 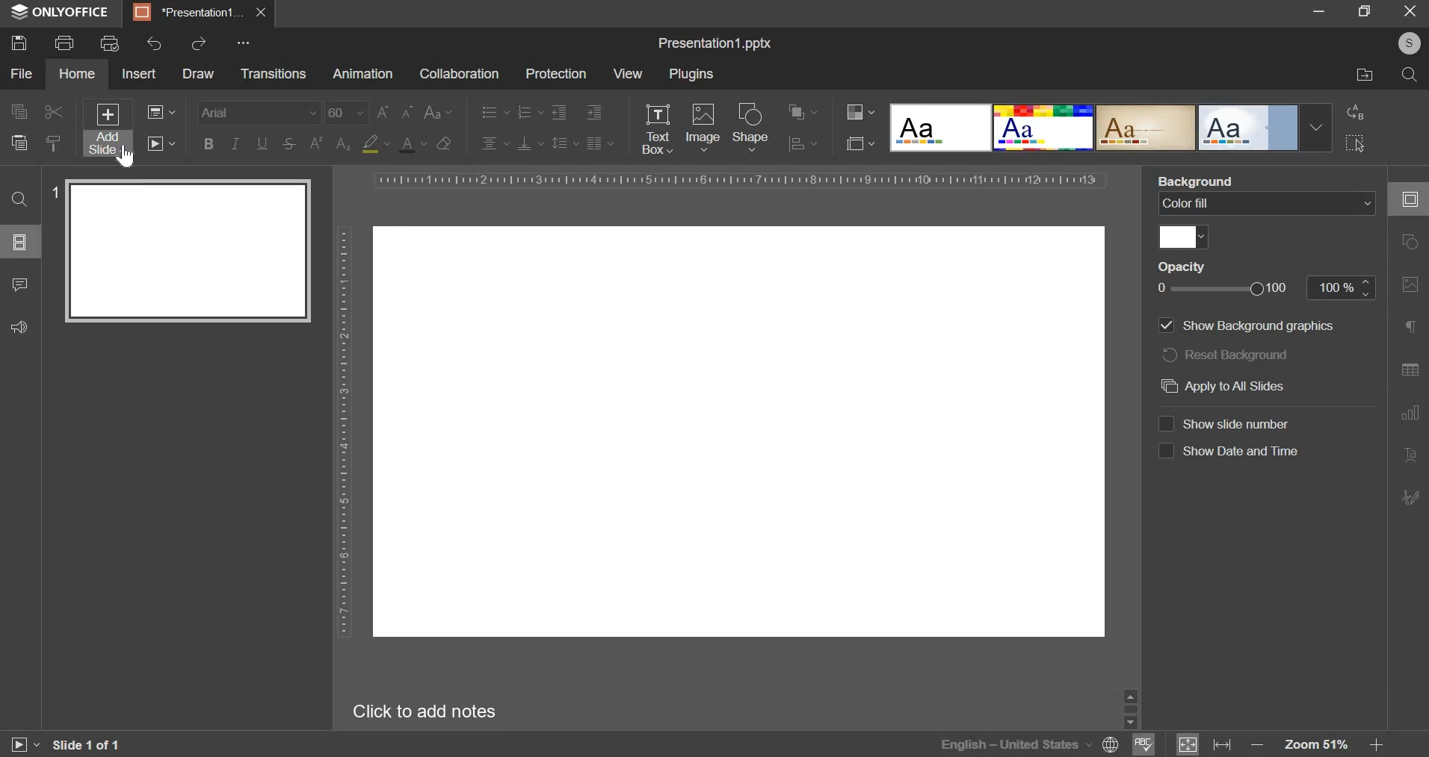 What do you see at coordinates (330, 143) in the screenshot?
I see `subscript & superscript` at bounding box center [330, 143].